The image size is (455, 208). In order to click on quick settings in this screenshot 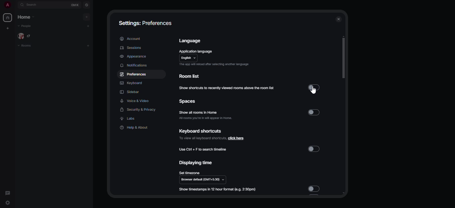, I will do `click(8, 203)`.